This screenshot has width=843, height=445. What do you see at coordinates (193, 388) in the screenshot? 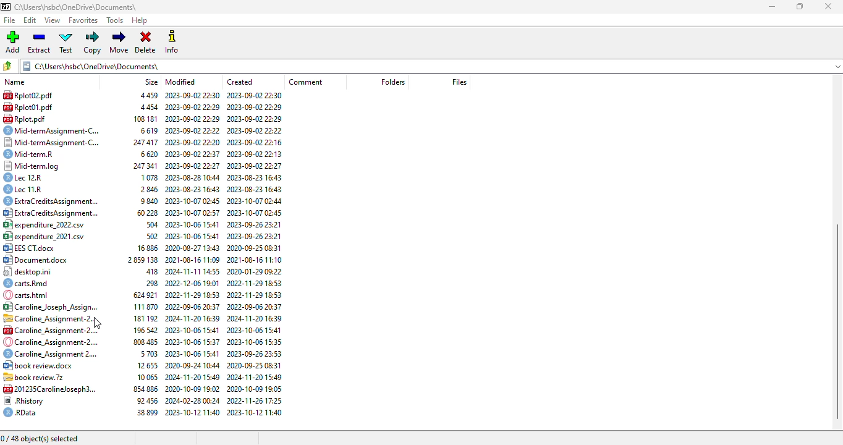
I see `2000-10-00 18-02` at bounding box center [193, 388].